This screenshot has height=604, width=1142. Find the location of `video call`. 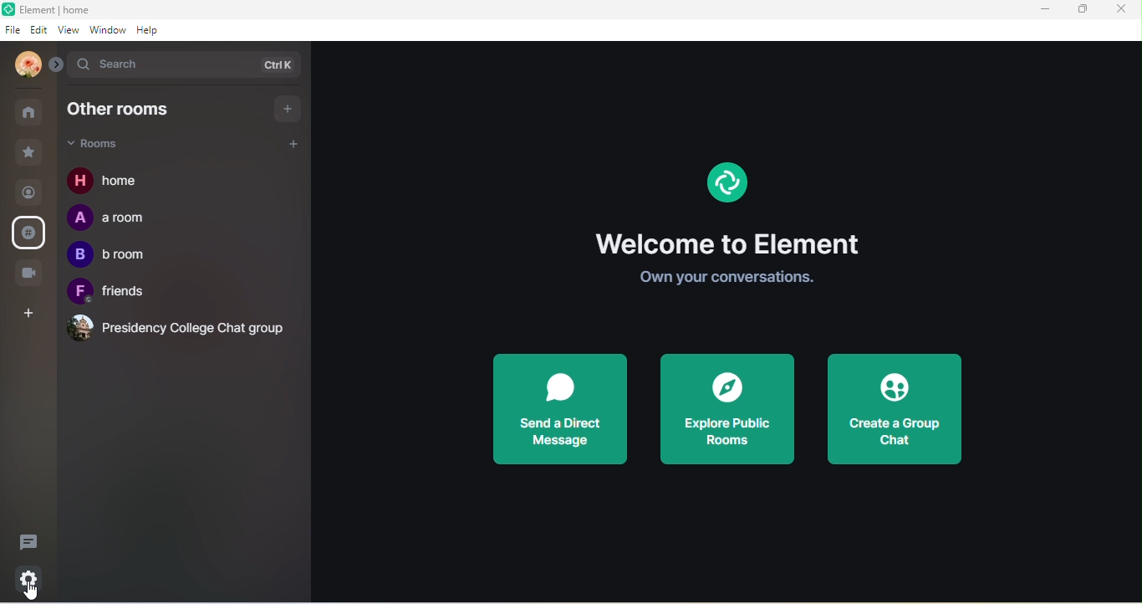

video call is located at coordinates (31, 272).